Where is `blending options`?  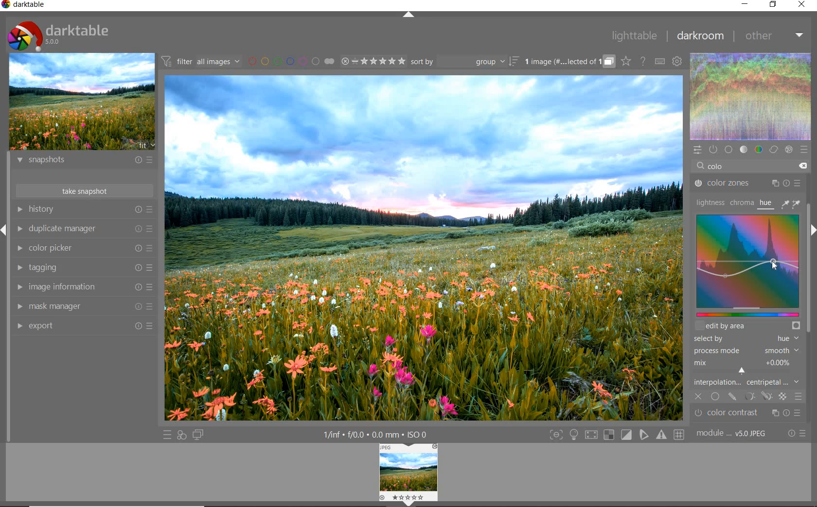 blending options is located at coordinates (798, 395).